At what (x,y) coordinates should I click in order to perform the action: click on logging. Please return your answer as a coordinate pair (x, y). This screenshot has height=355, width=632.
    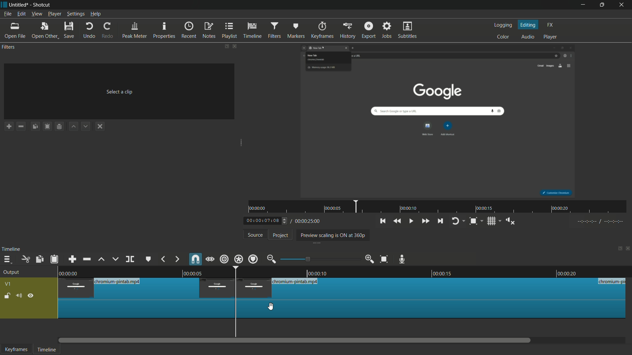
    Looking at the image, I should click on (502, 26).